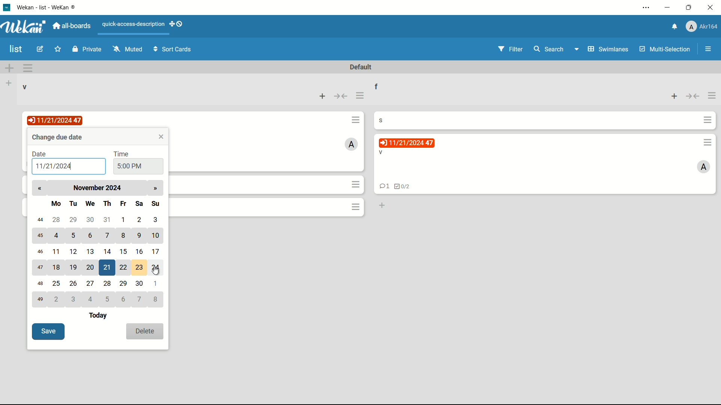  Describe the element at coordinates (108, 268) in the screenshot. I see `21` at that location.